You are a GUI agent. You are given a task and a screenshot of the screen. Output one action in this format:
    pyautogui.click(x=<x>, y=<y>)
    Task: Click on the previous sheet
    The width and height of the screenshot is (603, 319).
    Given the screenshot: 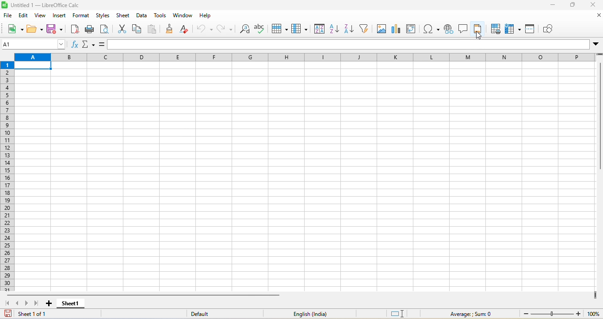 What is the action you would take?
    pyautogui.click(x=19, y=304)
    